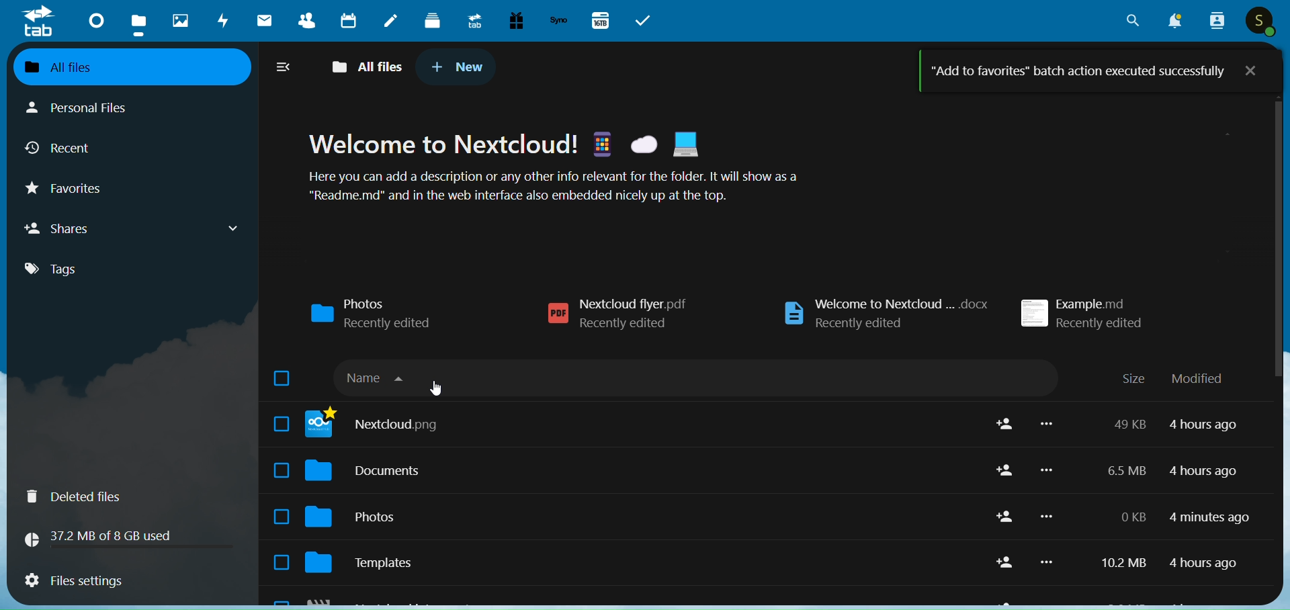  Describe the element at coordinates (265, 21) in the screenshot. I see `mail` at that location.